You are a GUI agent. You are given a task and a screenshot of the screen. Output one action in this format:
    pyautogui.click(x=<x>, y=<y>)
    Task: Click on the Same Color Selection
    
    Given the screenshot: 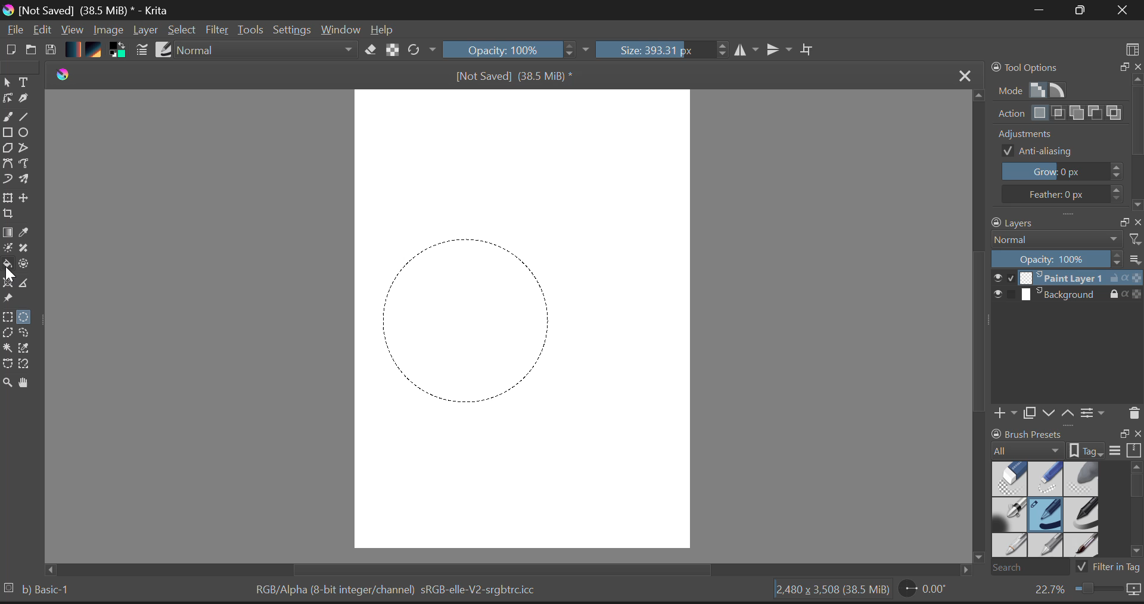 What is the action you would take?
    pyautogui.click(x=28, y=350)
    